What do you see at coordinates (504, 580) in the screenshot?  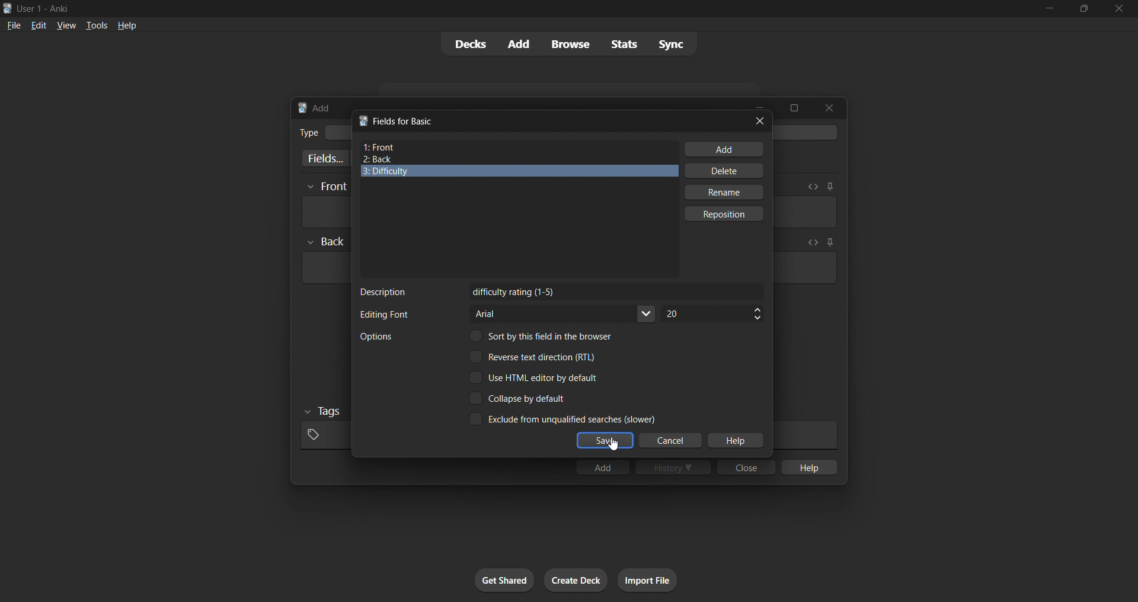 I see `get shared` at bounding box center [504, 580].